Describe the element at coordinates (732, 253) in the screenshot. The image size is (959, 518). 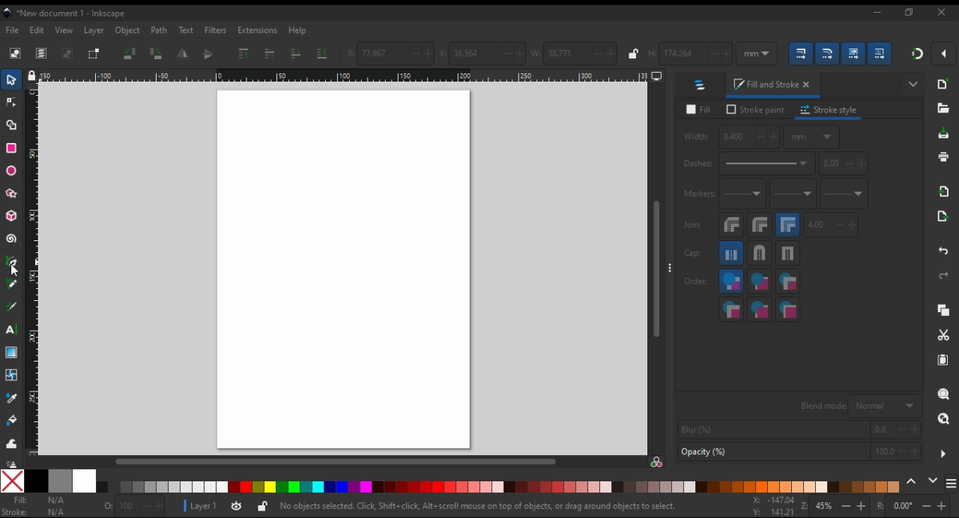
I see `butt` at that location.